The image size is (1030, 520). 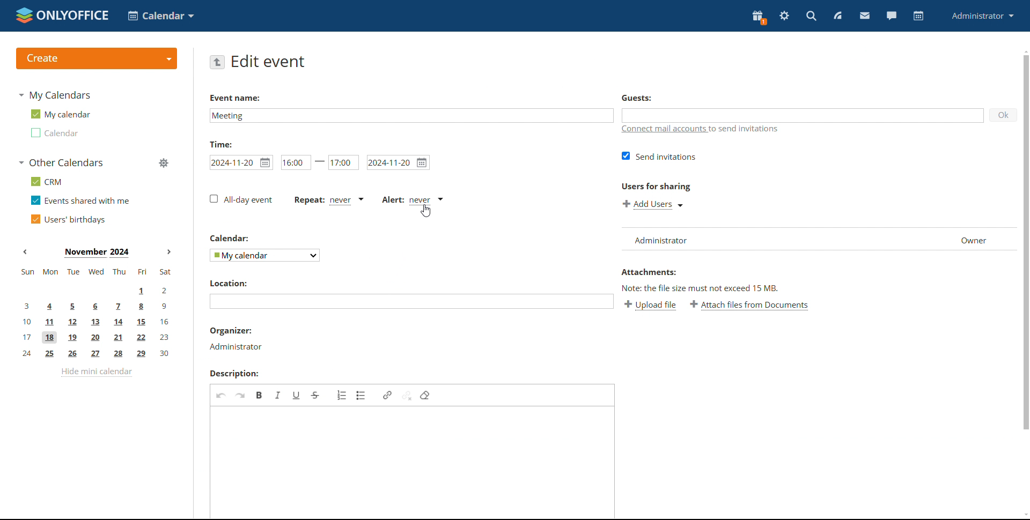 I want to click on go back, so click(x=217, y=62).